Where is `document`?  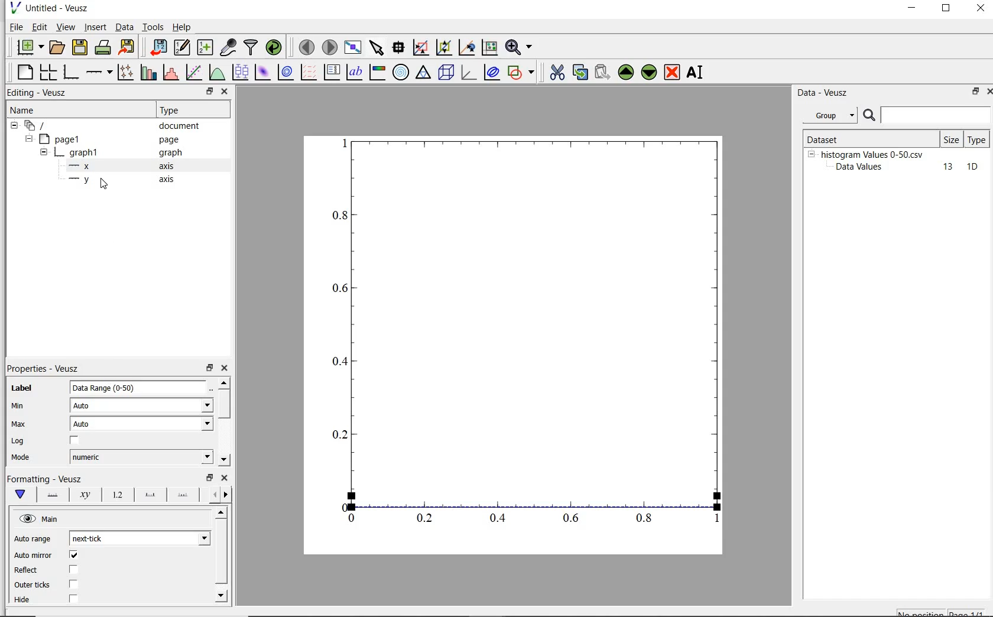 document is located at coordinates (180, 127).